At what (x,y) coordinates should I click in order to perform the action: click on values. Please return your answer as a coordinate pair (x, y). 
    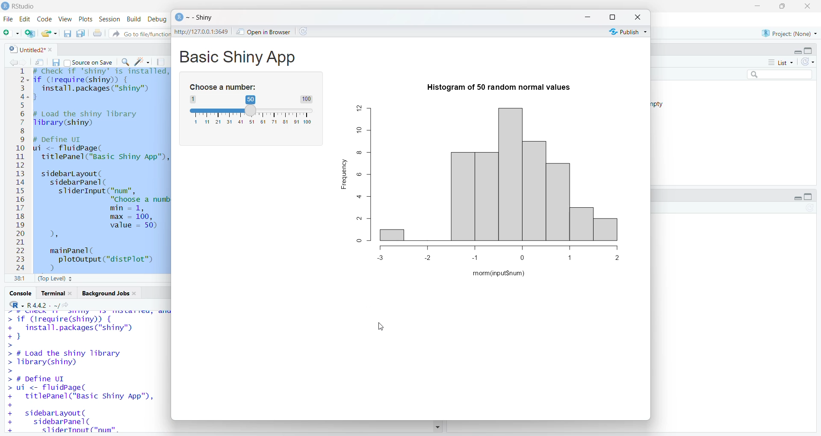
    Looking at the image, I should click on (364, 173).